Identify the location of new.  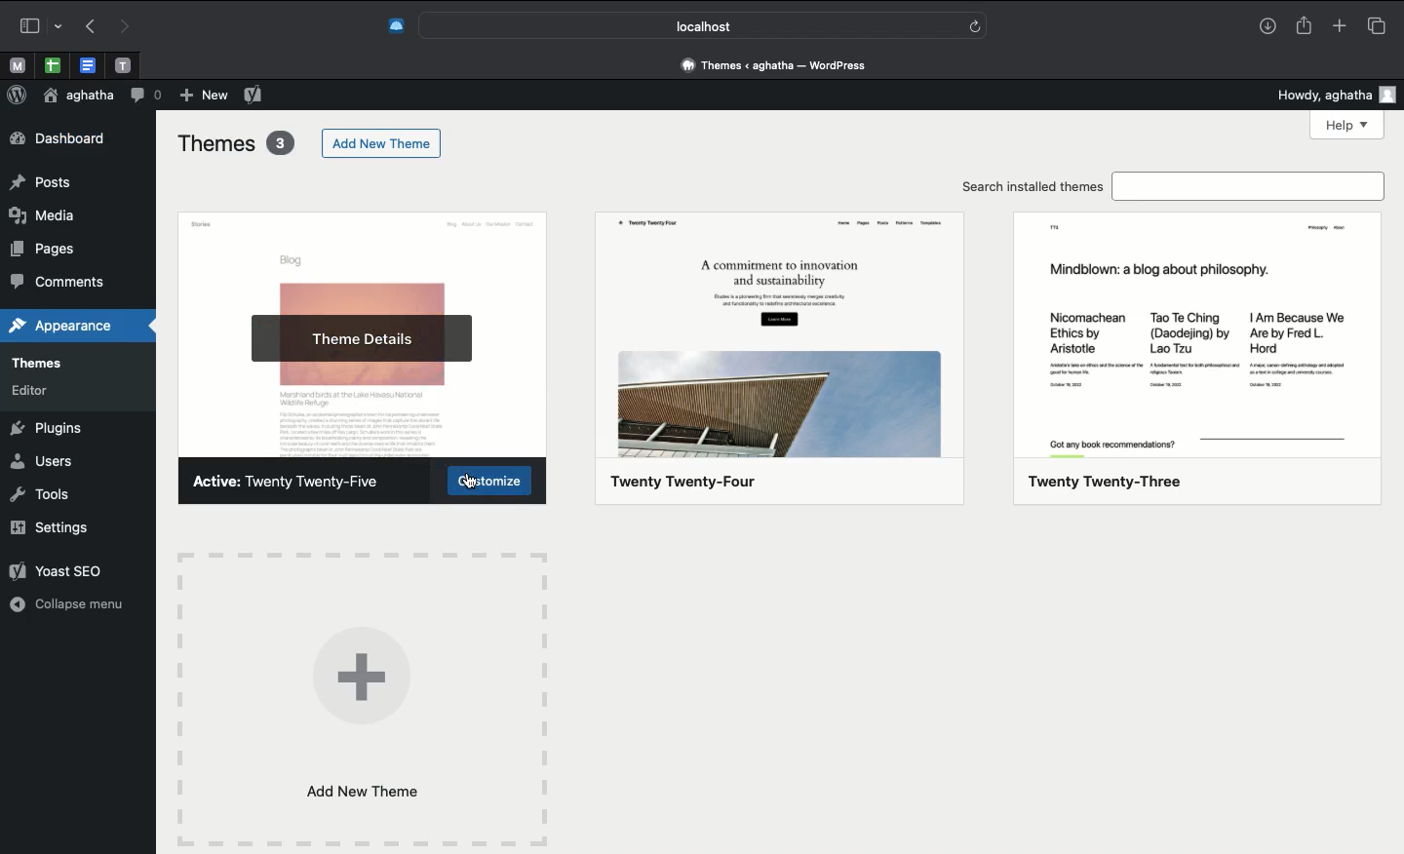
(208, 96).